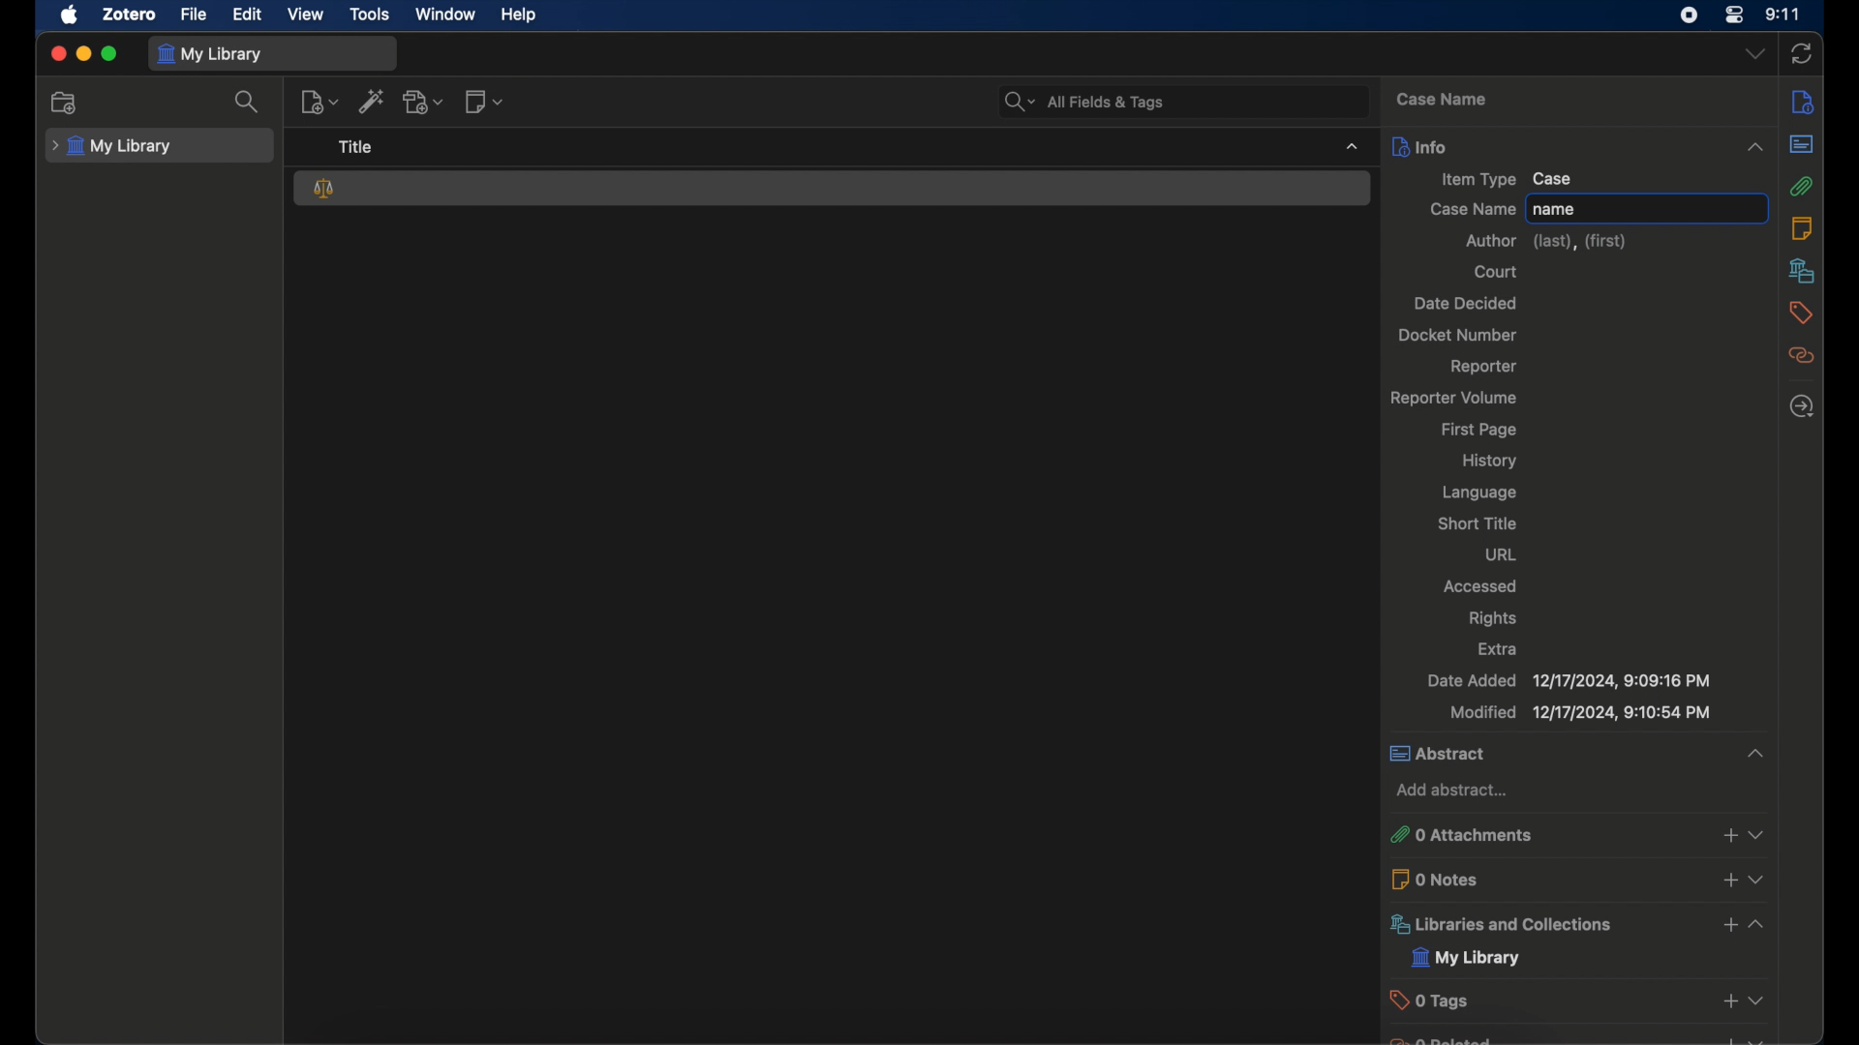 The width and height of the screenshot is (1859, 1045). What do you see at coordinates (1689, 15) in the screenshot?
I see `screen recorder` at bounding box center [1689, 15].